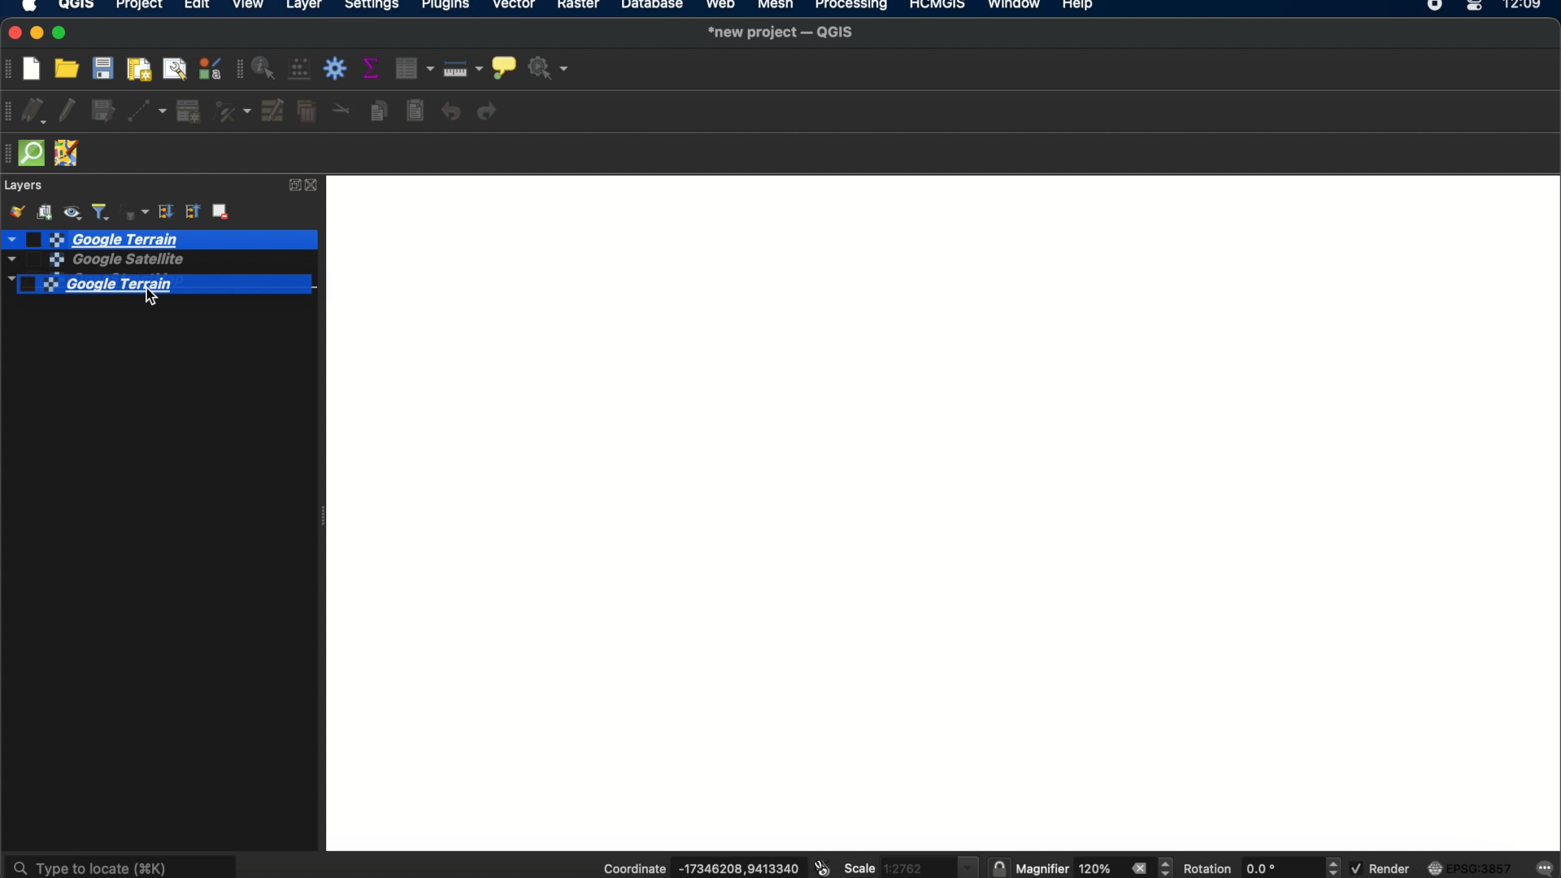  Describe the element at coordinates (374, 68) in the screenshot. I see `show summary statistics` at that location.